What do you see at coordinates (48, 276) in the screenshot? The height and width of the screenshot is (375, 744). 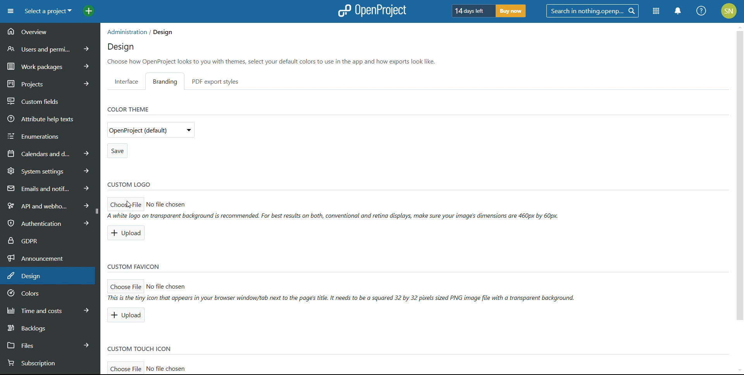 I see `design selected` at bounding box center [48, 276].